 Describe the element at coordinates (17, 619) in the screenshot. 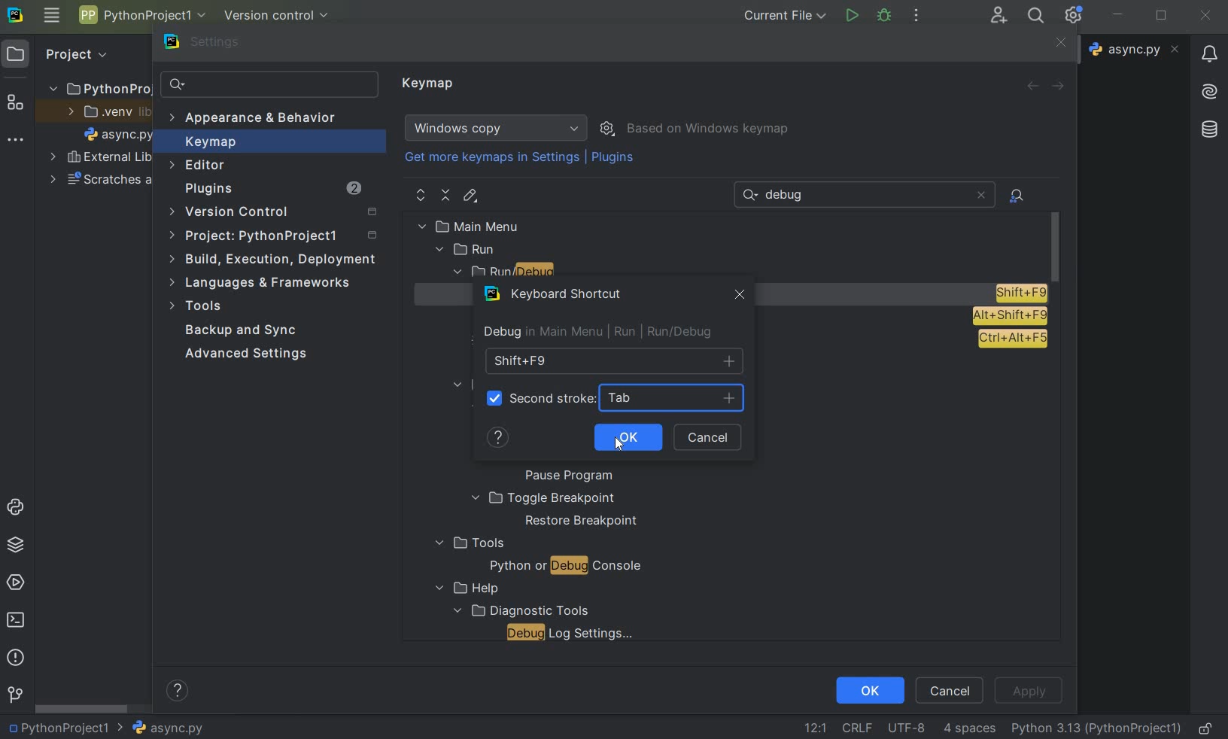

I see `terminal` at that location.